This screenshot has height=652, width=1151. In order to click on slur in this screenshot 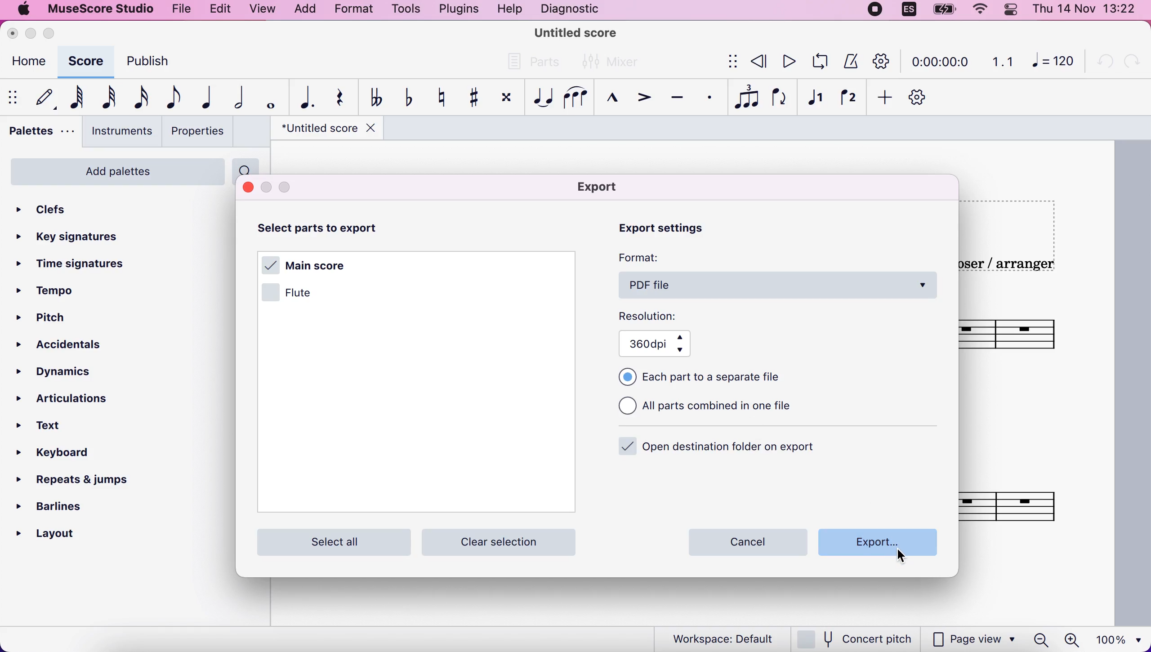, I will do `click(574, 98)`.